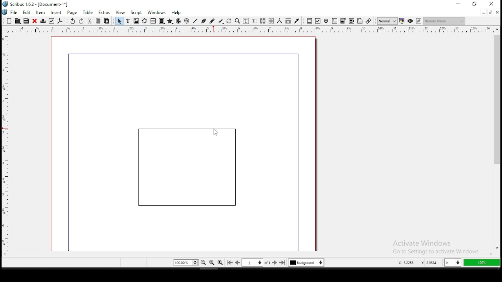 The width and height of the screenshot is (502, 282). Describe the element at coordinates (221, 21) in the screenshot. I see `calligraphy line` at that location.